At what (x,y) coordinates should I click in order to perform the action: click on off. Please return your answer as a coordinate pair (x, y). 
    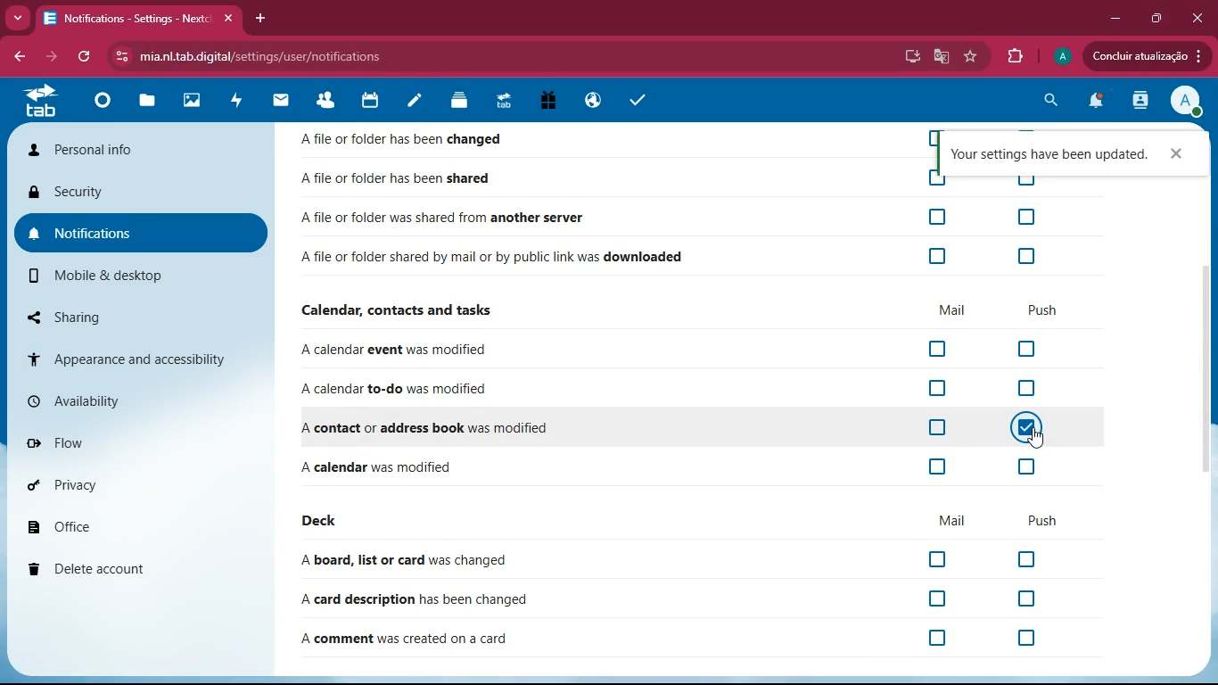
    Looking at the image, I should click on (942, 638).